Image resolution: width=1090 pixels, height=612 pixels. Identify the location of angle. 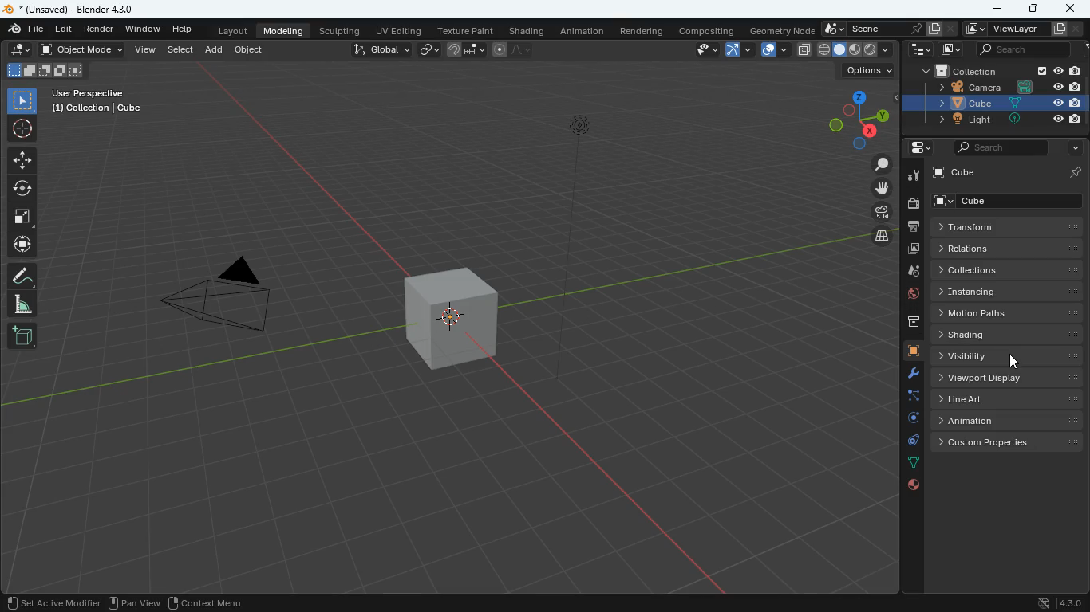
(21, 304).